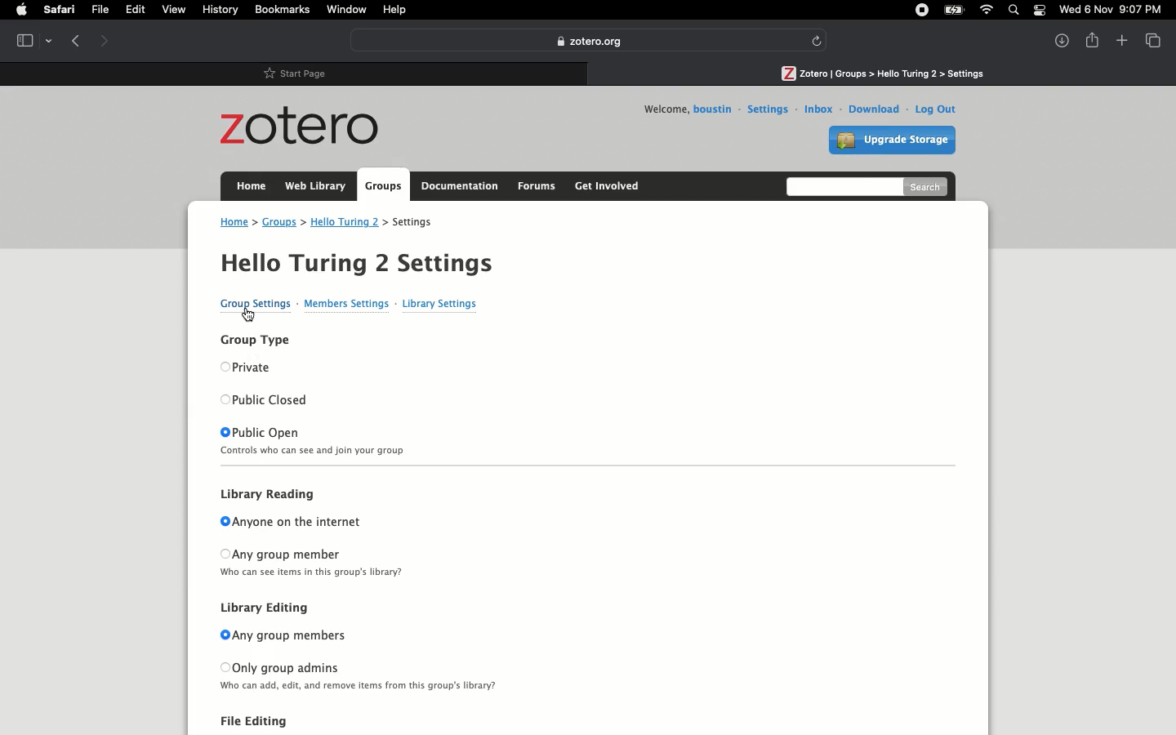 This screenshot has width=1176, height=735. I want to click on Public open, so click(311, 439).